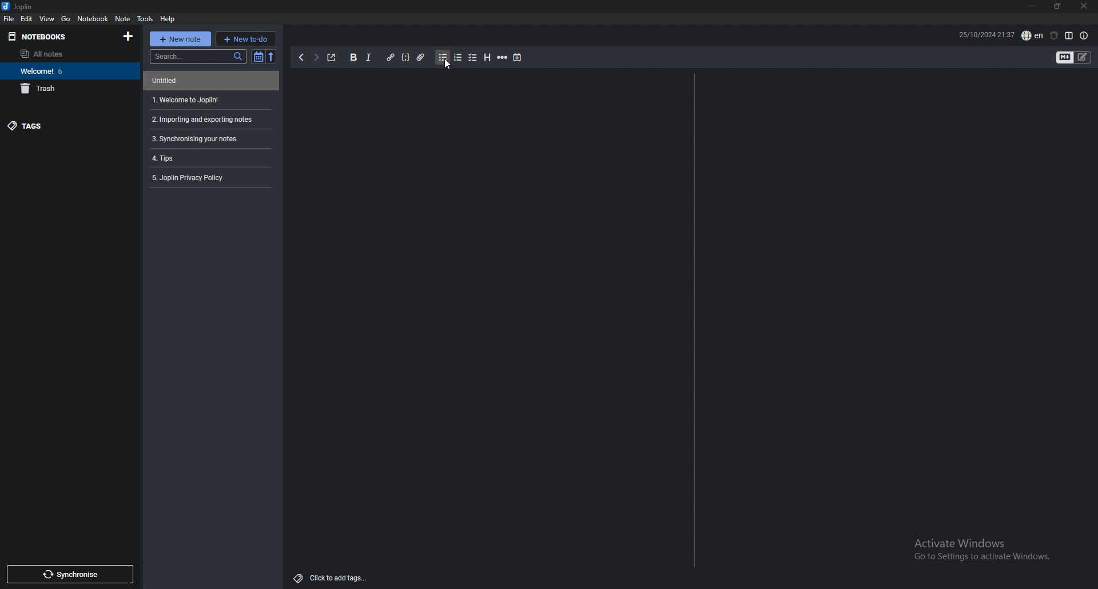 The height and width of the screenshot is (589, 1098). I want to click on reverse sort order, so click(272, 55).